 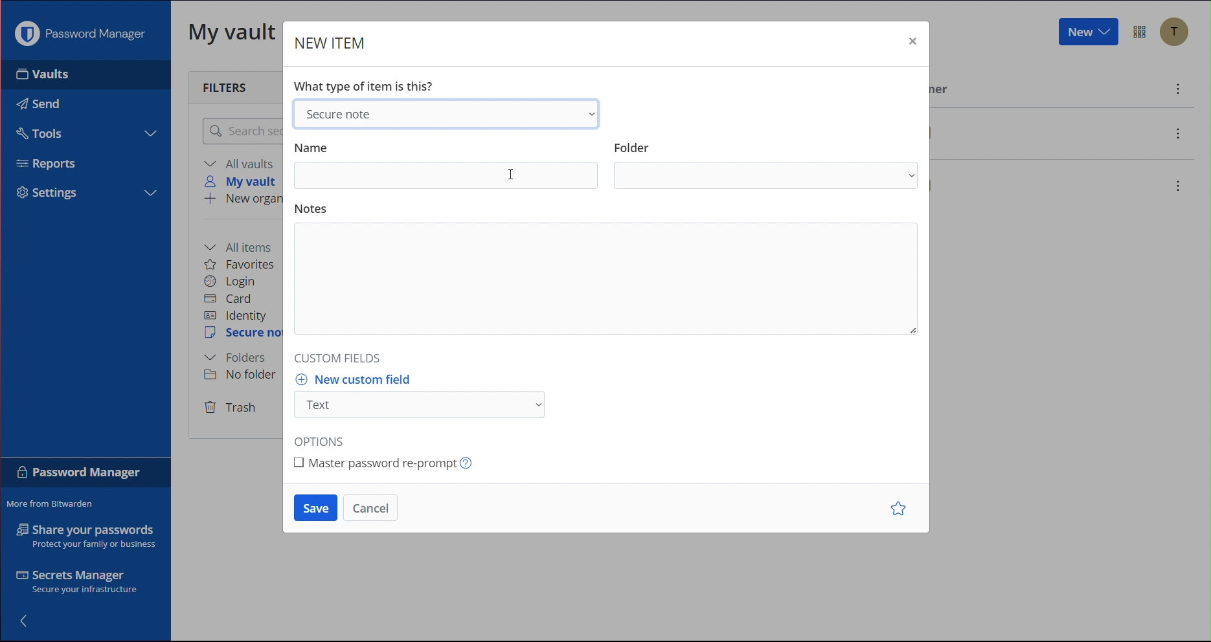 What do you see at coordinates (83, 537) in the screenshot?
I see `Share your passwords` at bounding box center [83, 537].